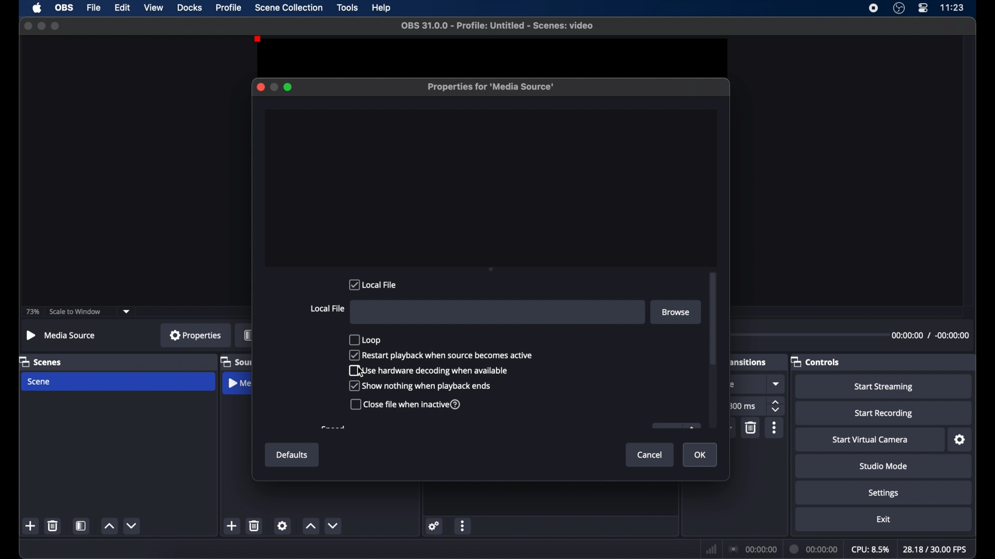 Image resolution: width=995 pixels, height=559 pixels. What do you see at coordinates (884, 493) in the screenshot?
I see `settings` at bounding box center [884, 493].